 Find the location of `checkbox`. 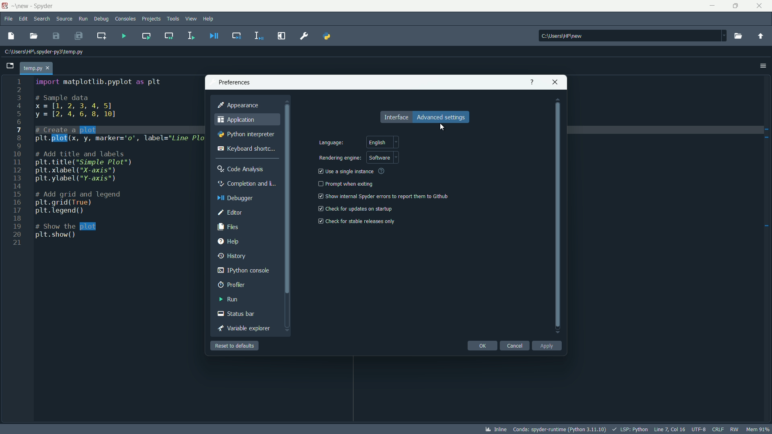

checkbox is located at coordinates (319, 209).